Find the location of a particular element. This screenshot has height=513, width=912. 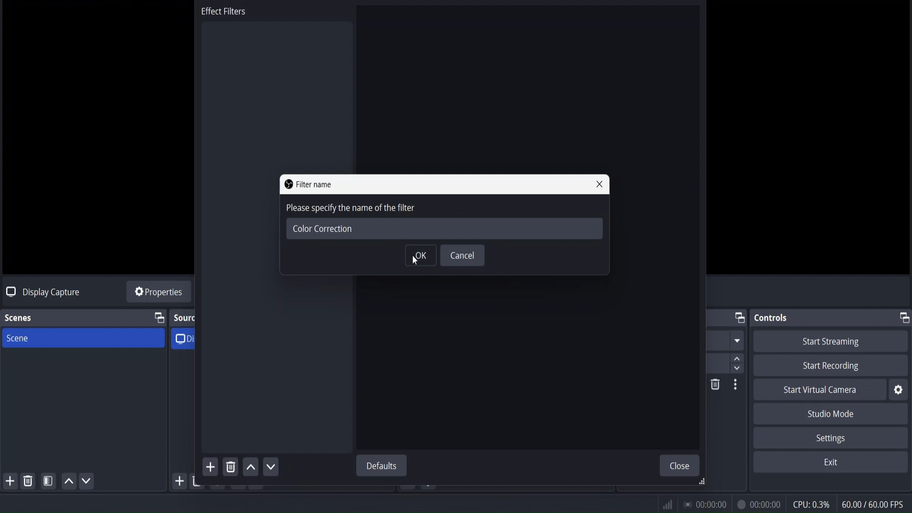

DELETE is located at coordinates (713, 386).